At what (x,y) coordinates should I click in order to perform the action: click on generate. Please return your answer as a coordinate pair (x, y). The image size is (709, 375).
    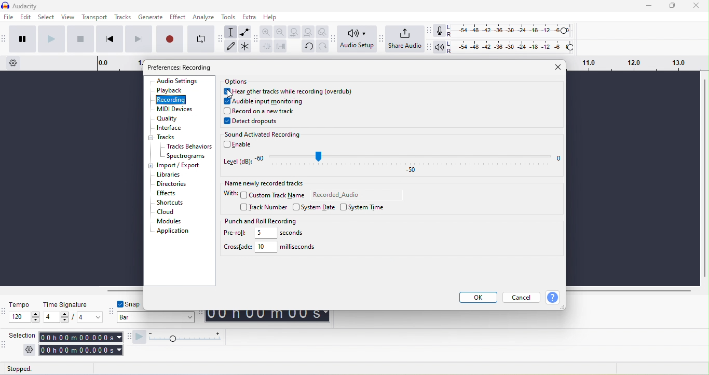
    Looking at the image, I should click on (149, 18).